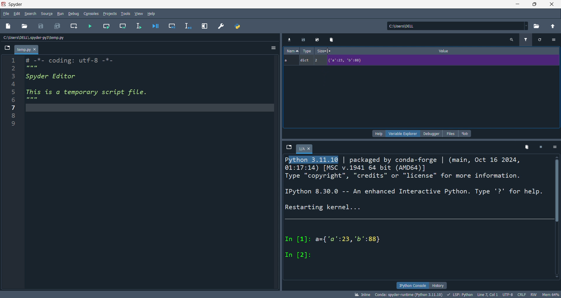 The height and width of the screenshot is (298, 561). I want to click on preferences, so click(220, 25).